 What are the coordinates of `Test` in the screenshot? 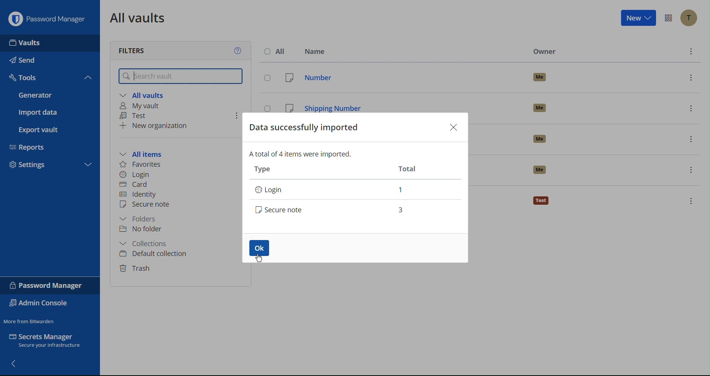 It's located at (136, 116).